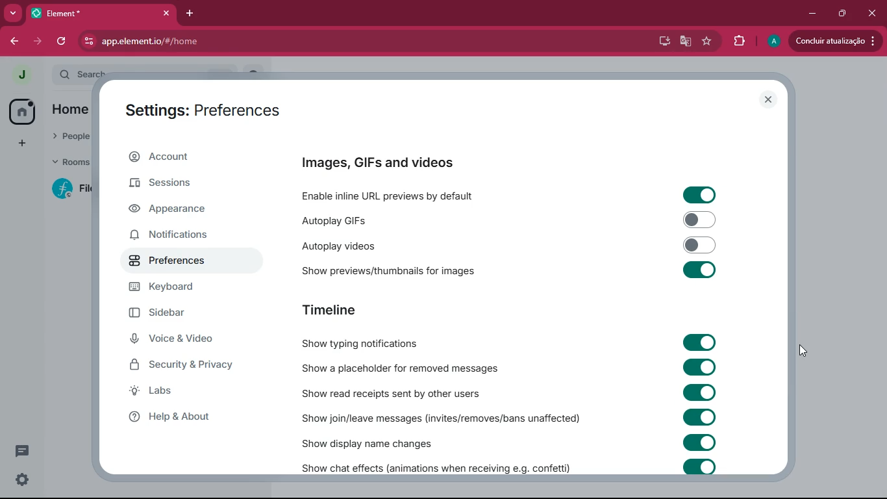 The width and height of the screenshot is (887, 499). I want to click on toggle on/off, so click(699, 270).